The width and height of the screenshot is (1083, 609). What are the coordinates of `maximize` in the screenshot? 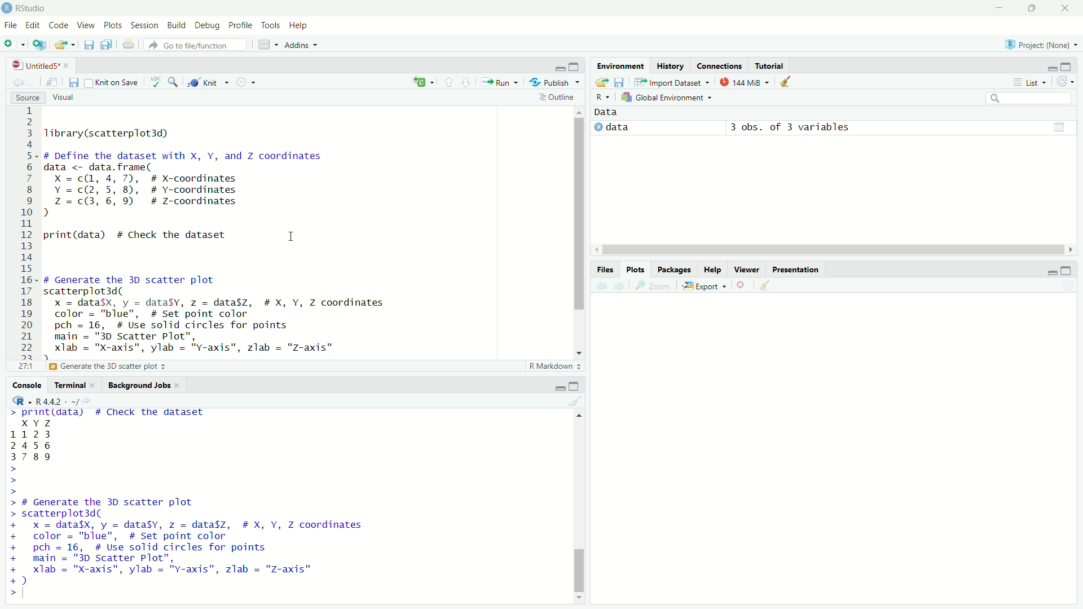 It's located at (576, 385).